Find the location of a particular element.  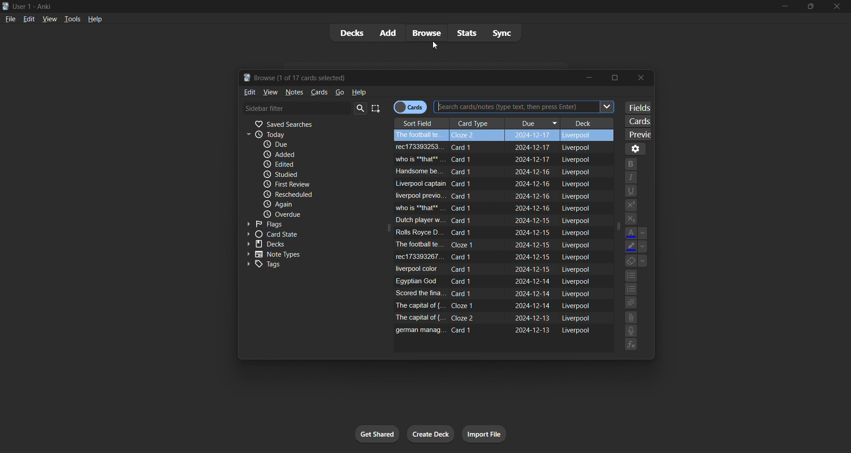

liverpool is located at coordinates (581, 232).